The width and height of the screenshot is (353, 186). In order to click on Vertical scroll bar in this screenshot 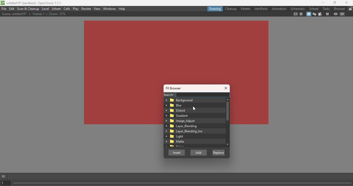, I will do `click(227, 122)`.